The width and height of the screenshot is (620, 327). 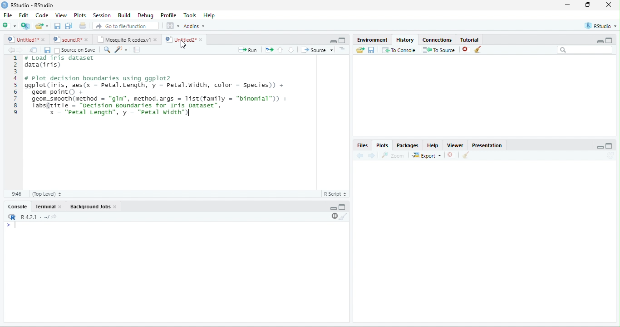 I want to click on minimize, so click(x=600, y=42).